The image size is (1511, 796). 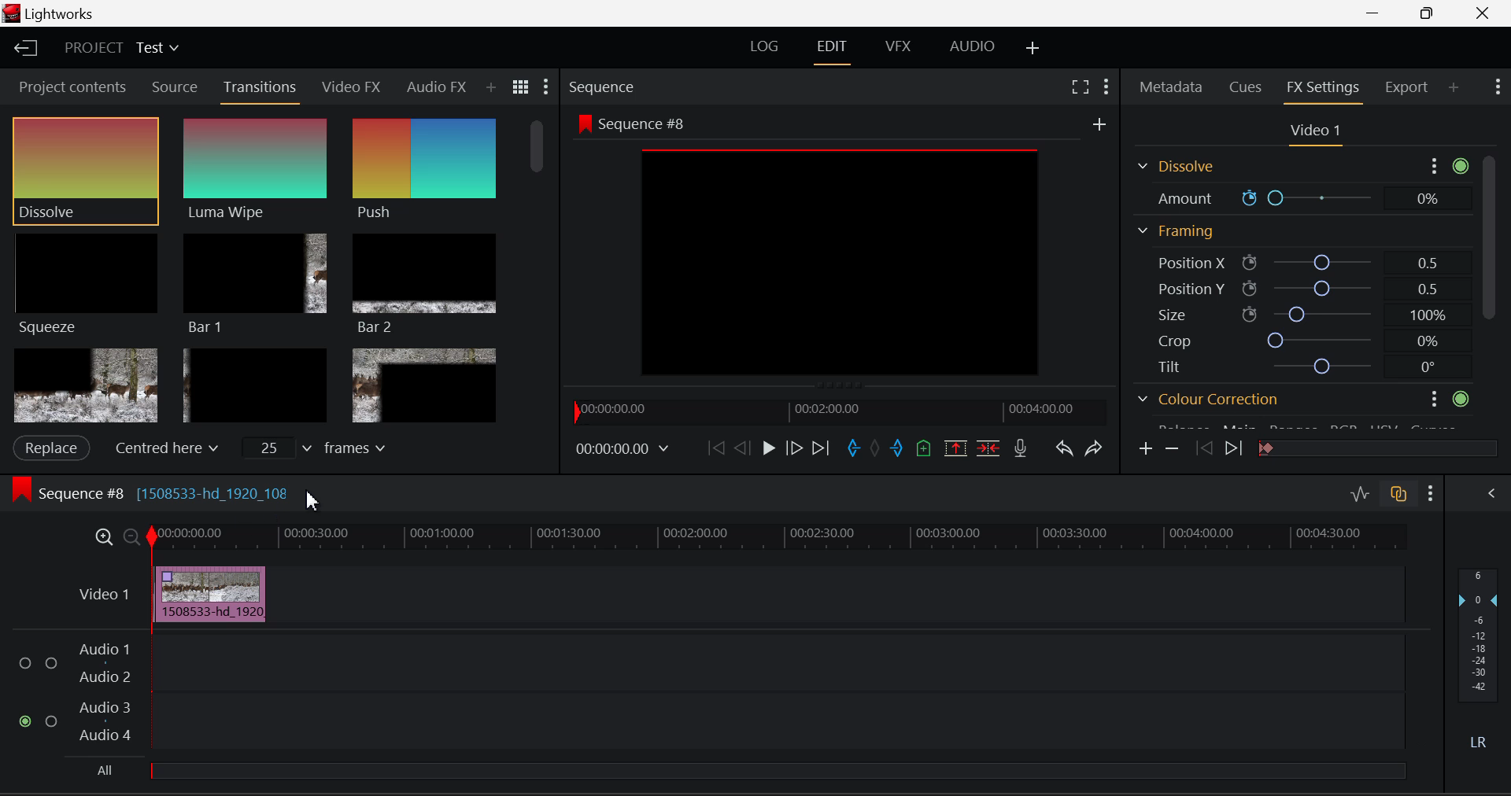 I want to click on Bar 1, so click(x=254, y=284).